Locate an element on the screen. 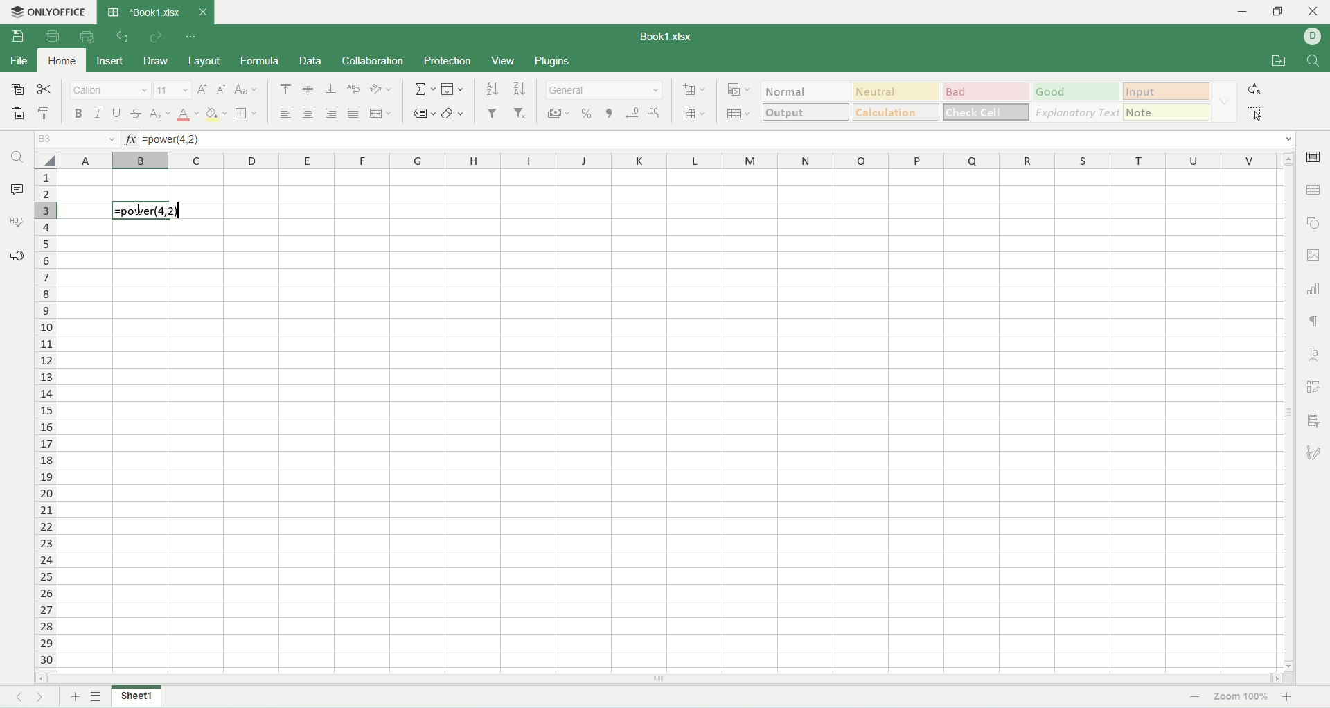 This screenshot has height=708, width=1330. sort ascending is located at coordinates (493, 87).